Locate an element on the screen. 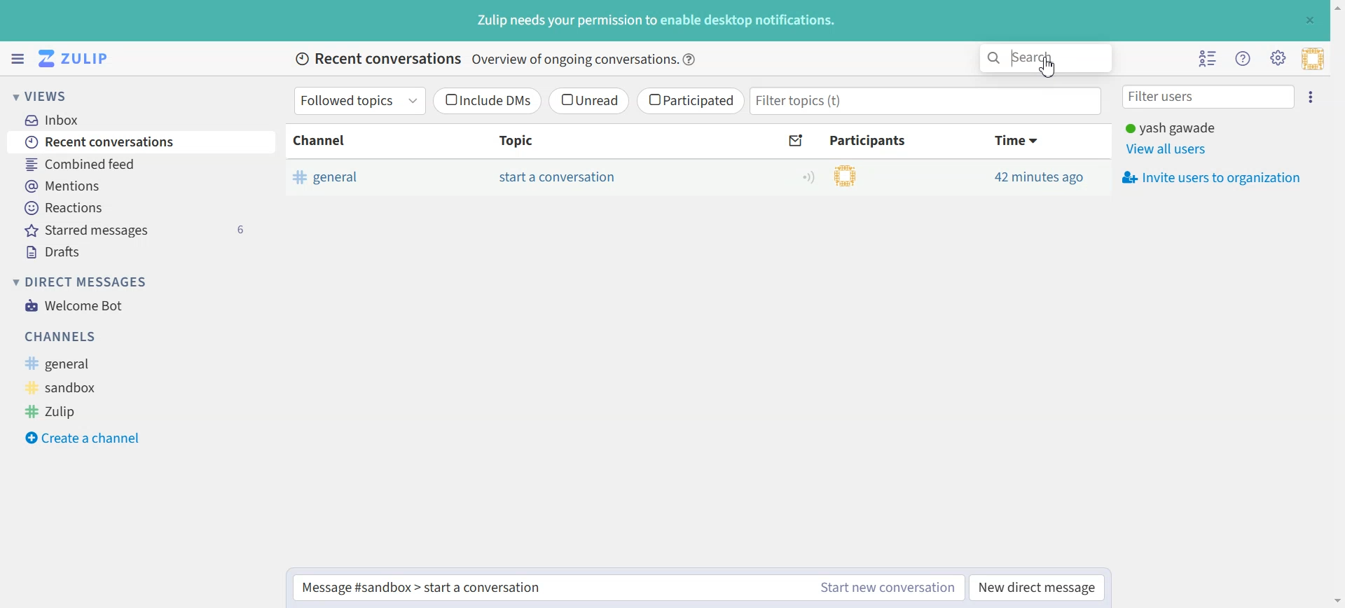 This screenshot has width=1345, height=608. Topic is located at coordinates (551, 141).